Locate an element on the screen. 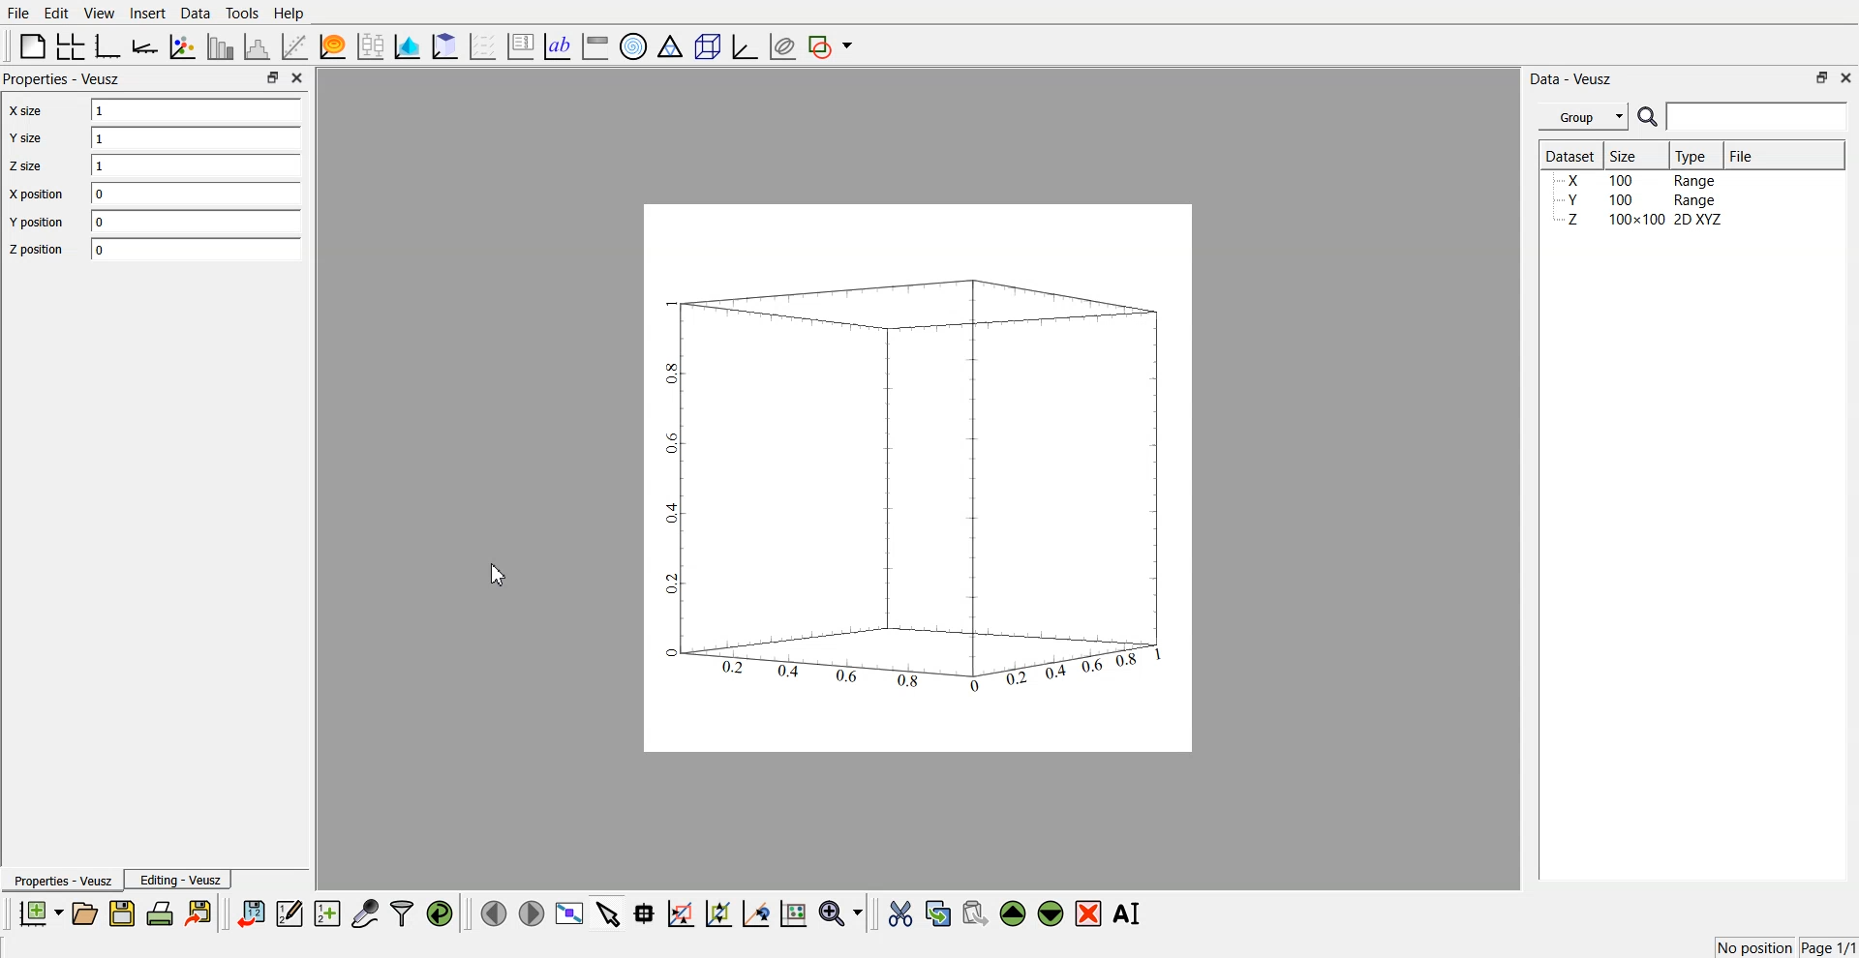 The height and width of the screenshot is (958, 1859). 1 is located at coordinates (197, 138).